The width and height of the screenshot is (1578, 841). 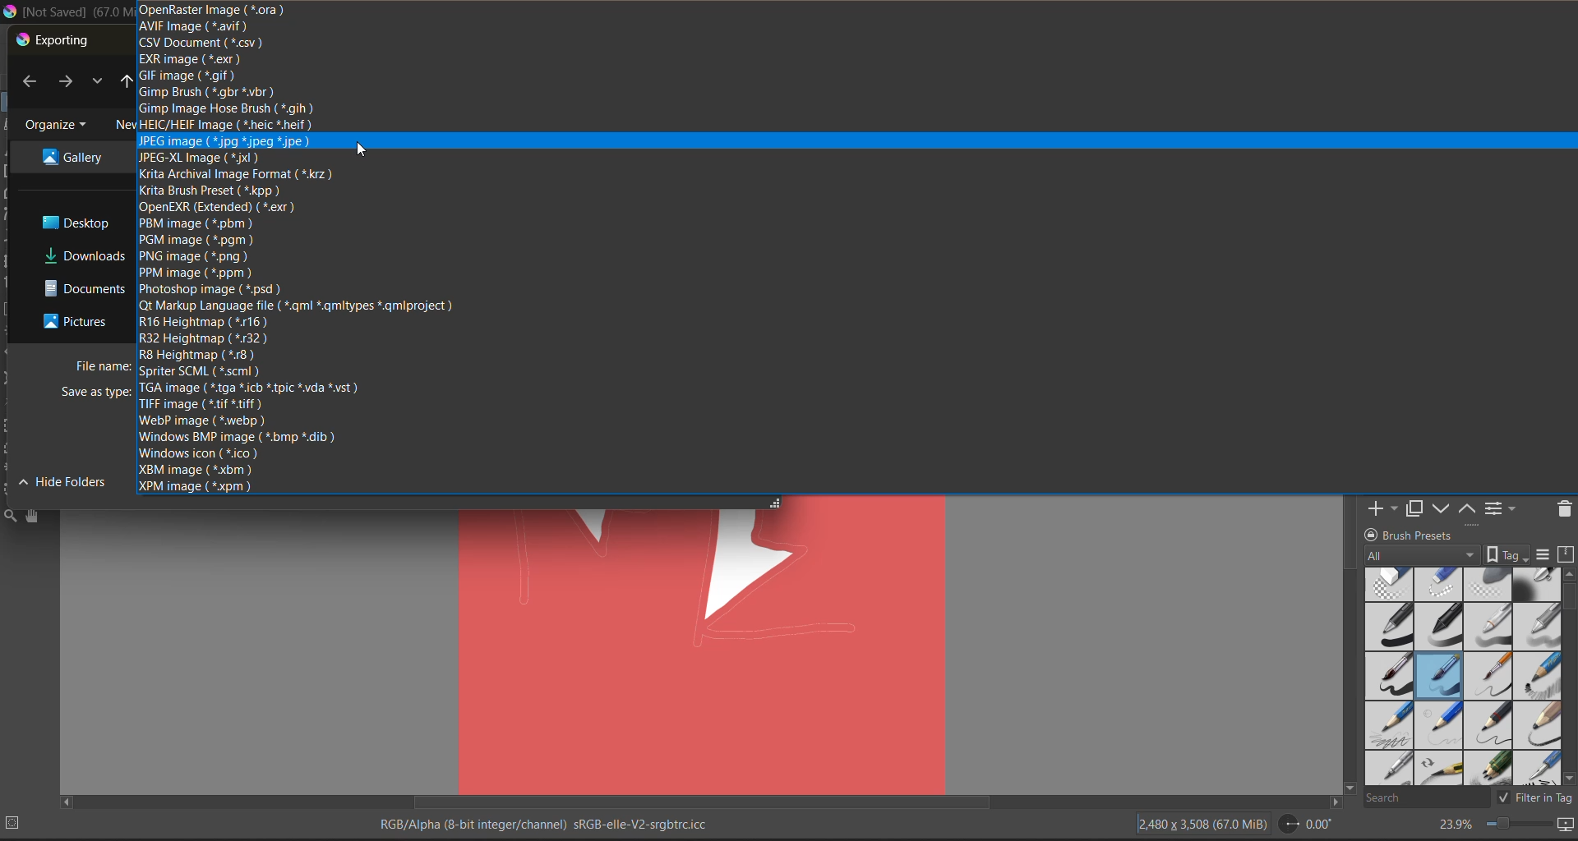 What do you see at coordinates (218, 209) in the screenshot?
I see `openexr` at bounding box center [218, 209].